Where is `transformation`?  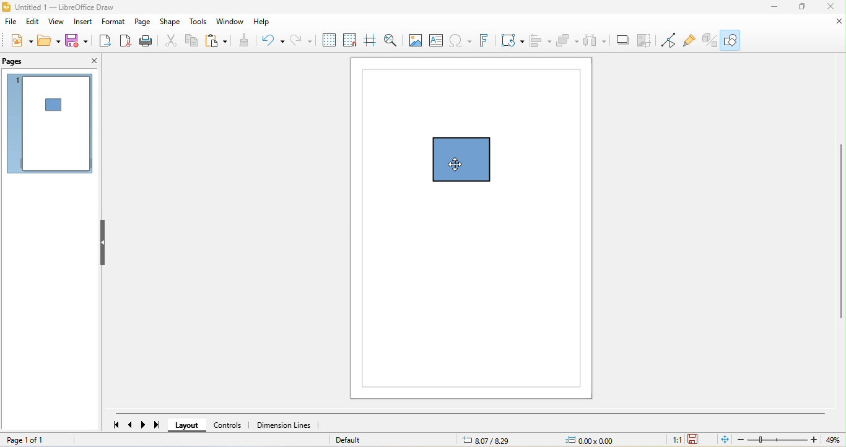
transformation is located at coordinates (510, 40).